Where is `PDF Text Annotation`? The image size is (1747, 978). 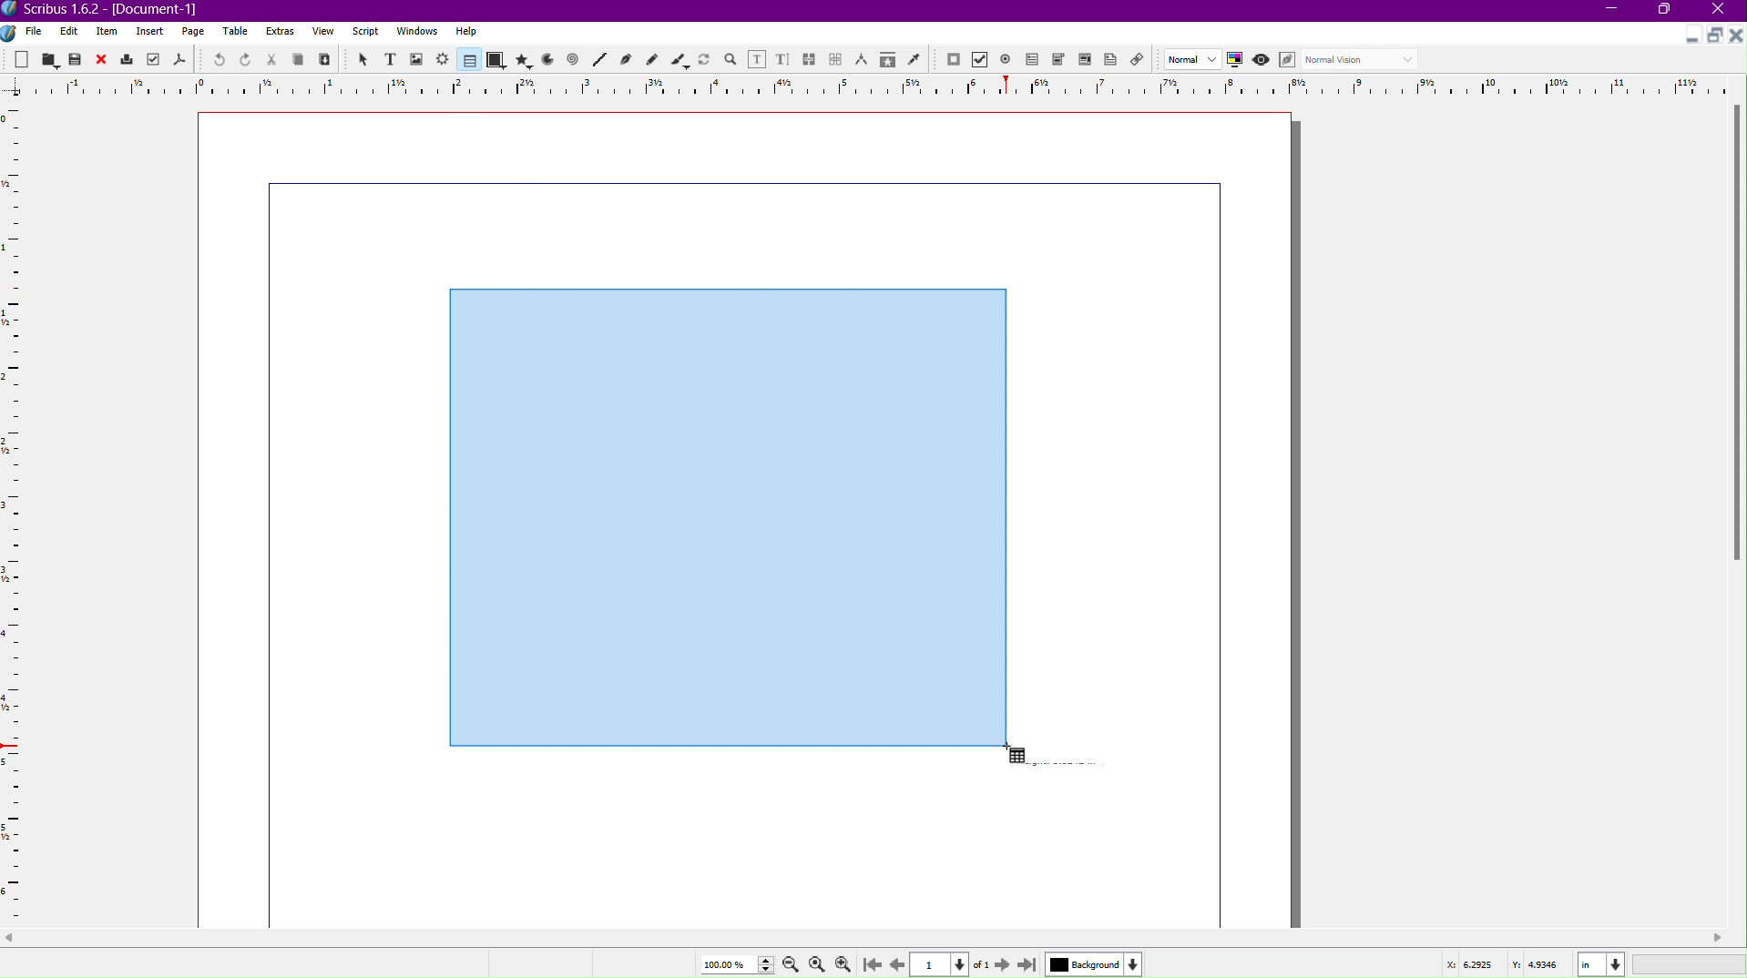
PDF Text Annotation is located at coordinates (1114, 62).